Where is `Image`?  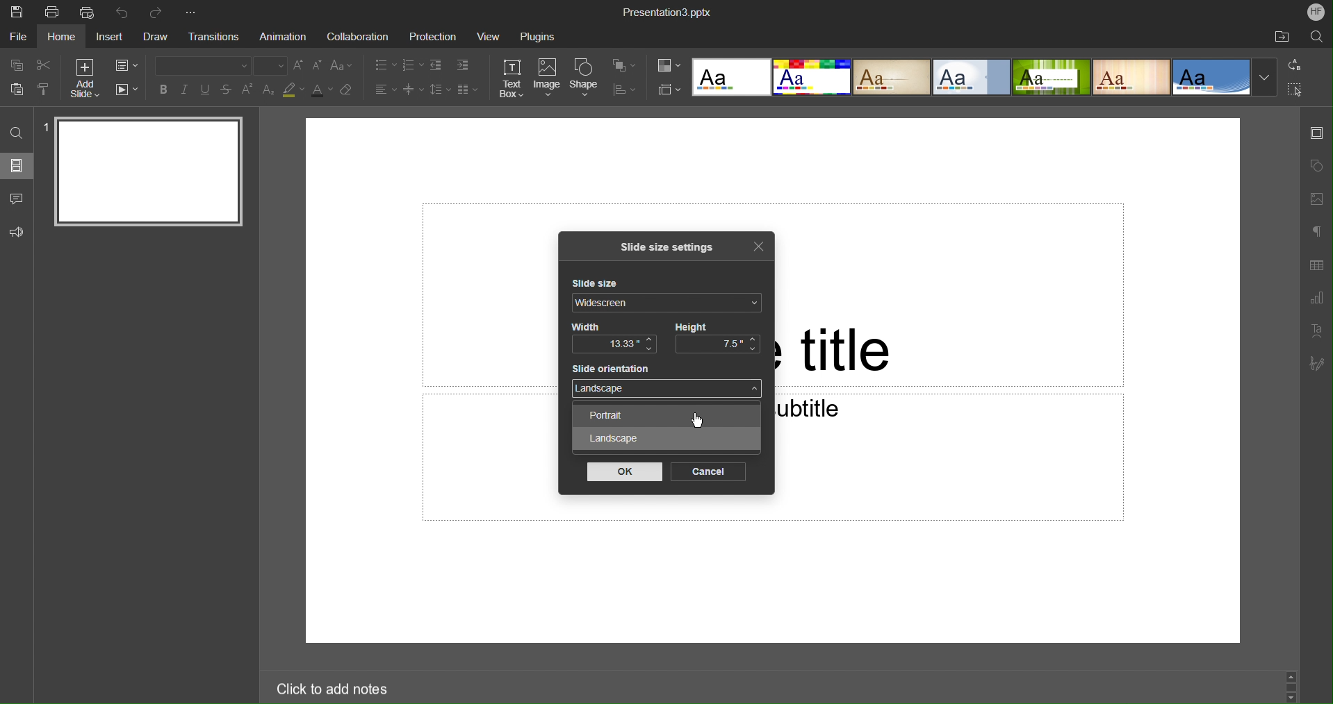 Image is located at coordinates (548, 78).